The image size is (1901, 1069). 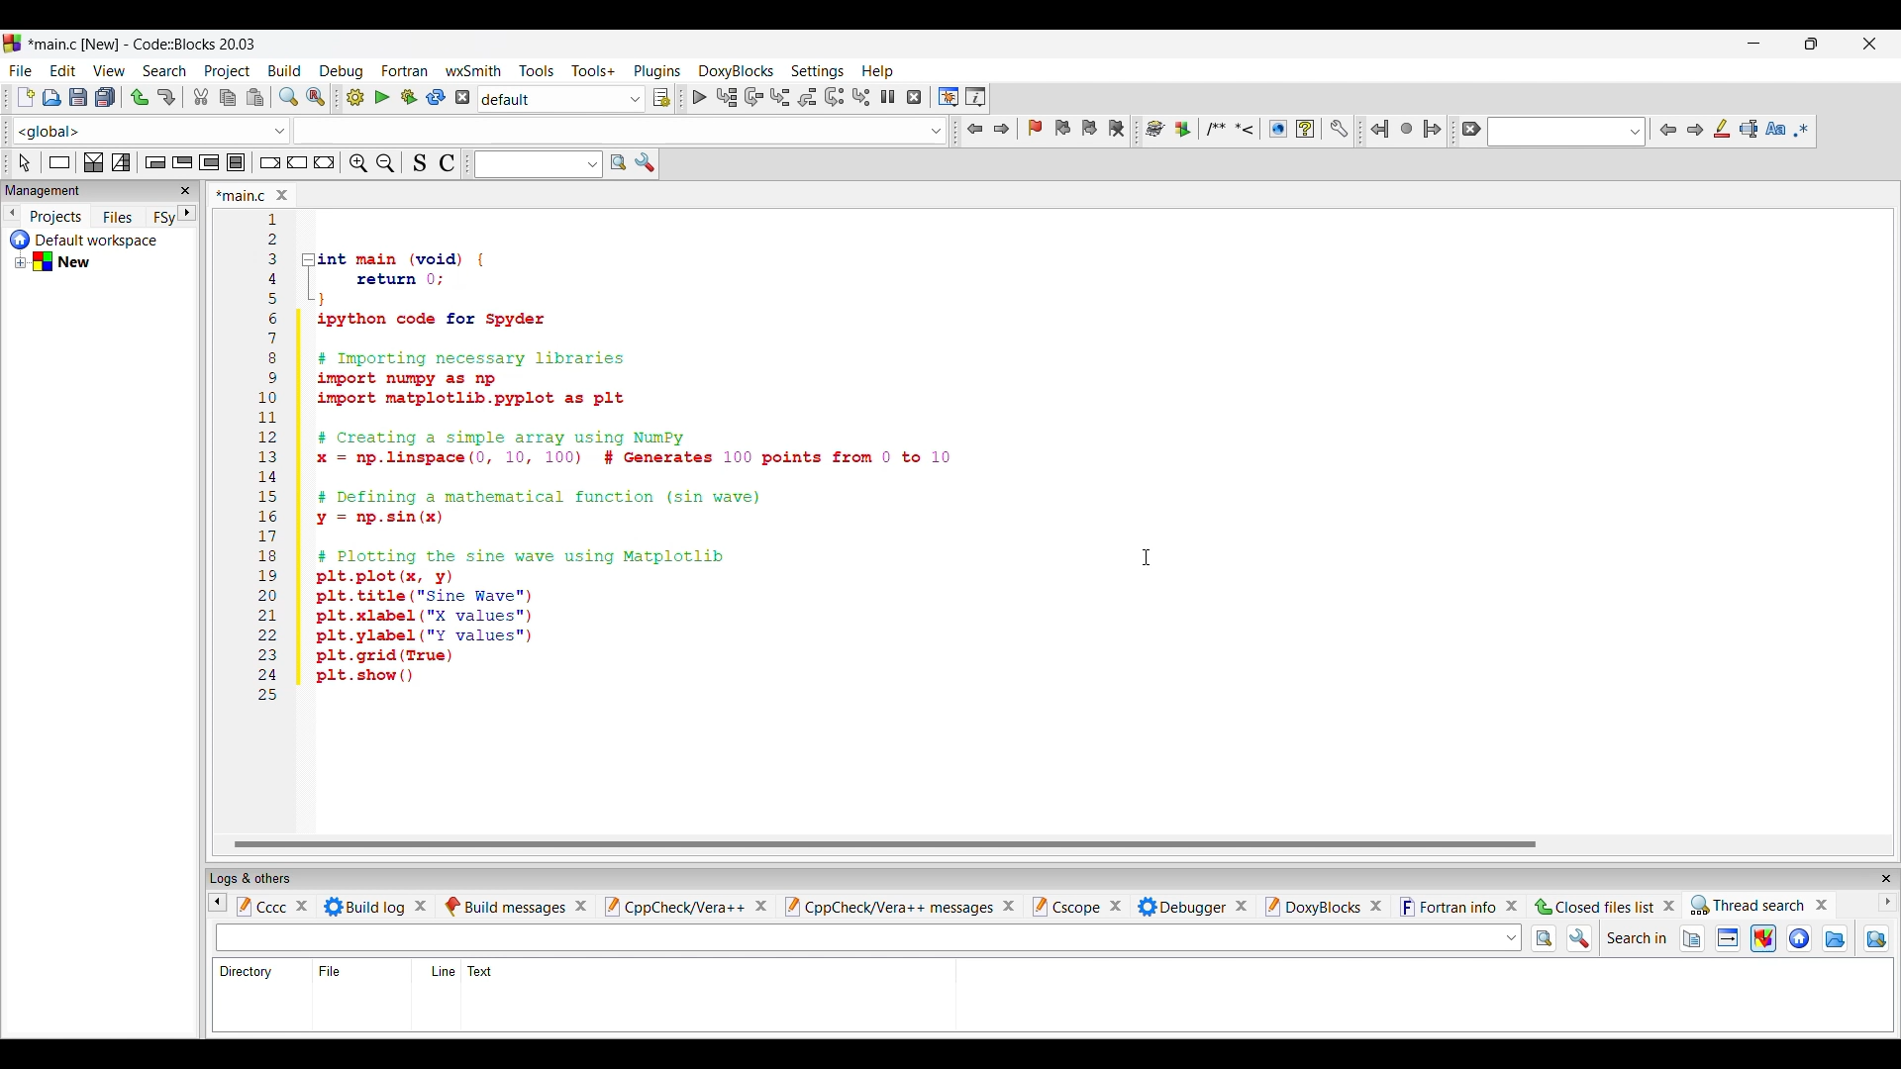 I want to click on abort, so click(x=465, y=97).